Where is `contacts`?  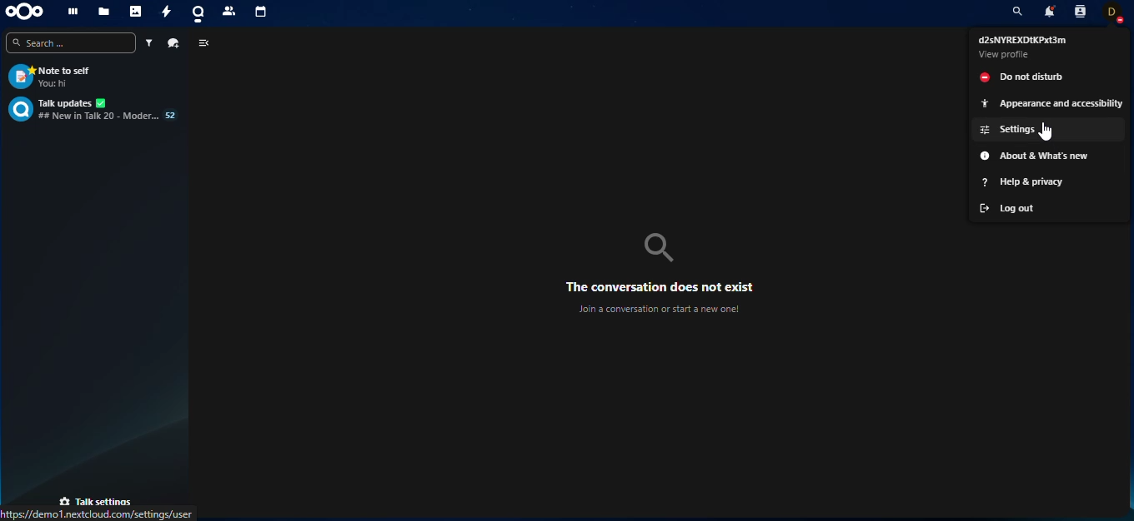 contacts is located at coordinates (228, 12).